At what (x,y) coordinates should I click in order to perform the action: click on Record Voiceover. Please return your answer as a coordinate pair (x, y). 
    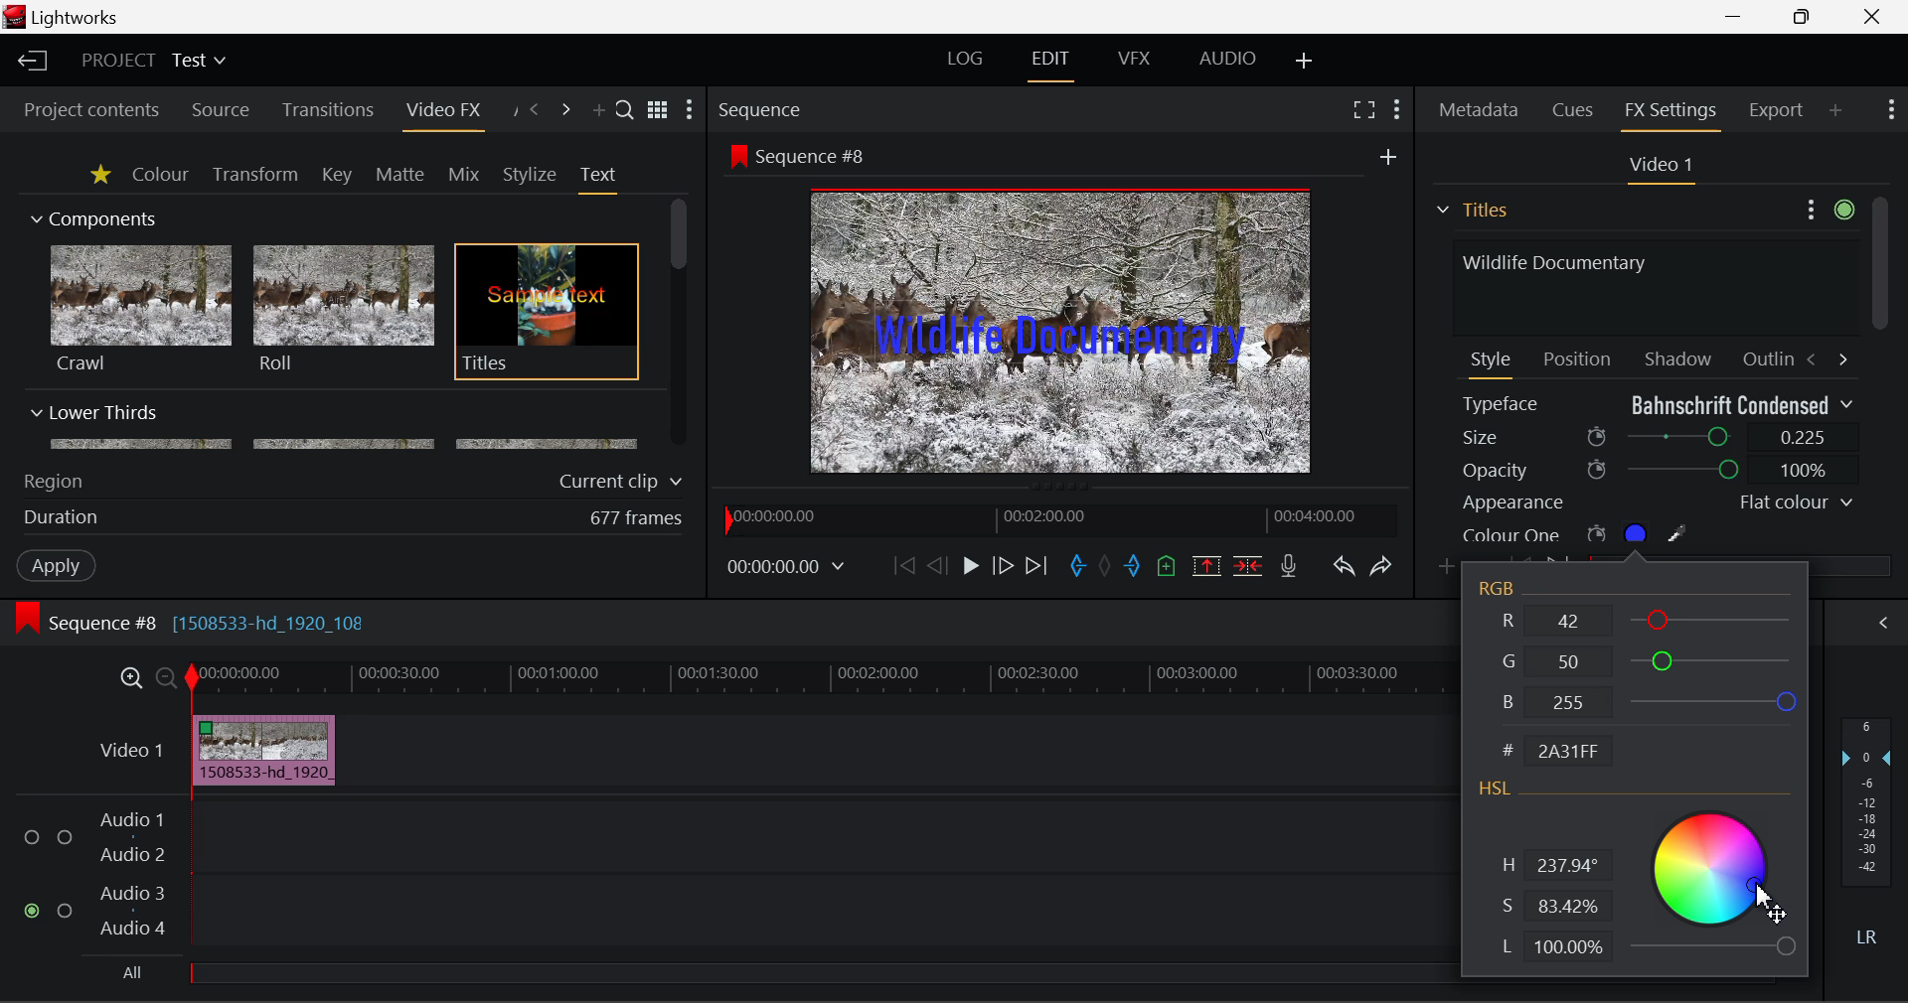
    Looking at the image, I should click on (1289, 570).